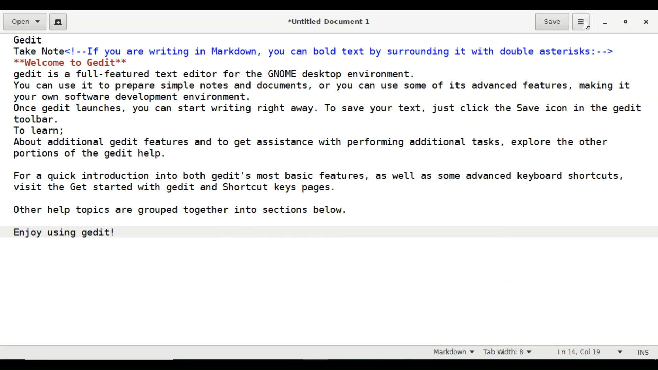  I want to click on Markdown, so click(452, 353).